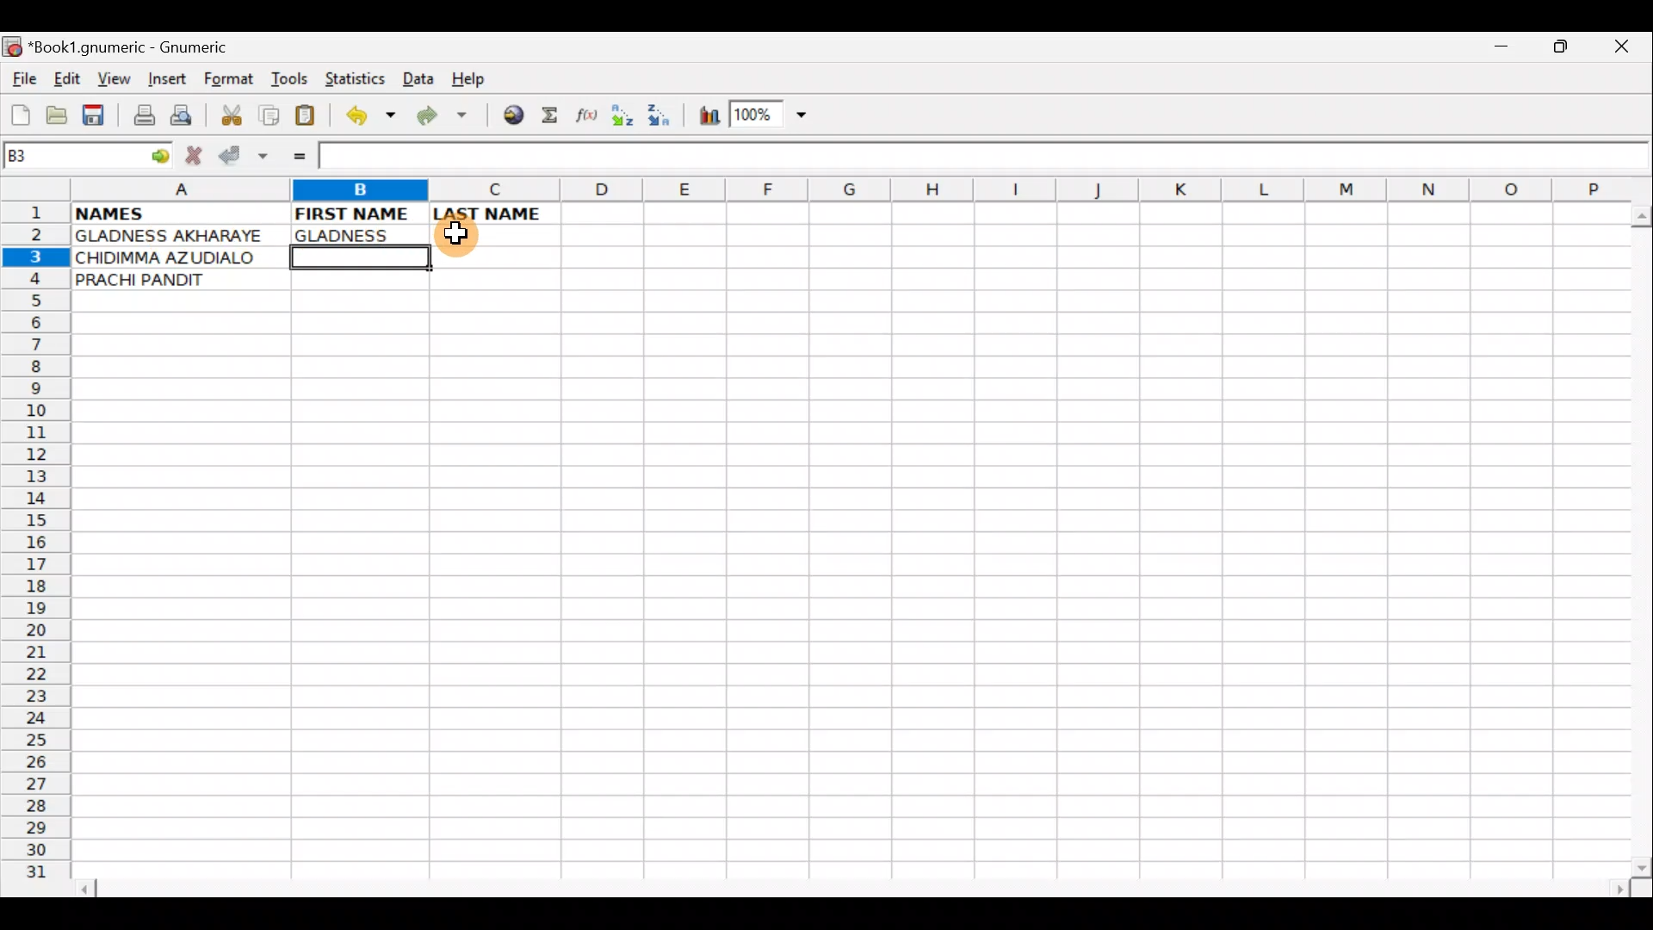 The width and height of the screenshot is (1653, 930). Describe the element at coordinates (352, 232) in the screenshot. I see `GLADNESS` at that location.